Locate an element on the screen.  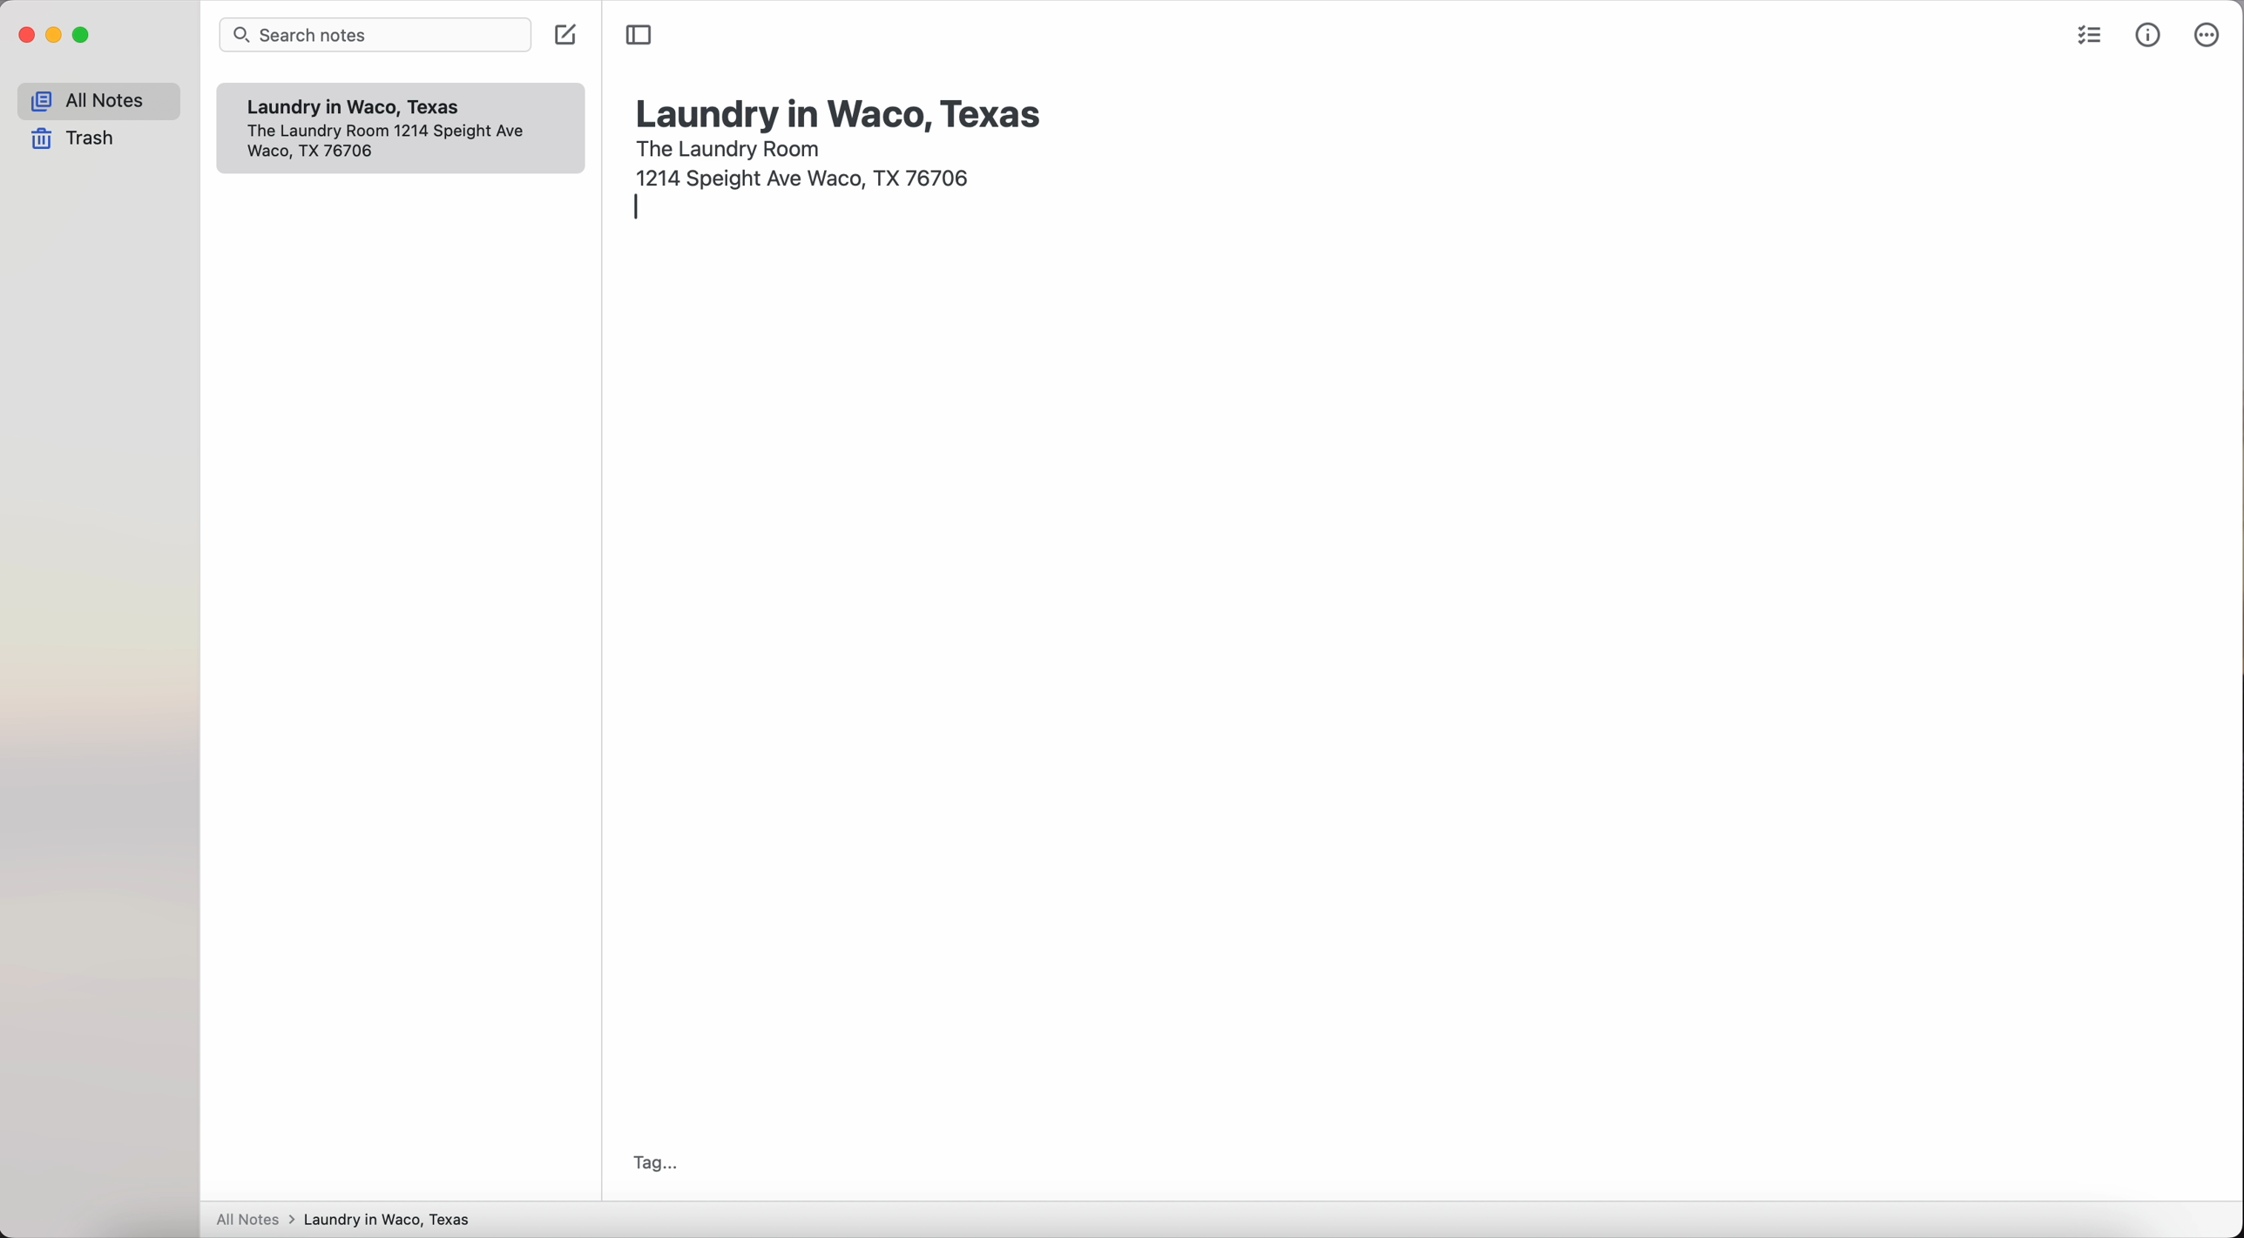
click on create note is located at coordinates (568, 35).